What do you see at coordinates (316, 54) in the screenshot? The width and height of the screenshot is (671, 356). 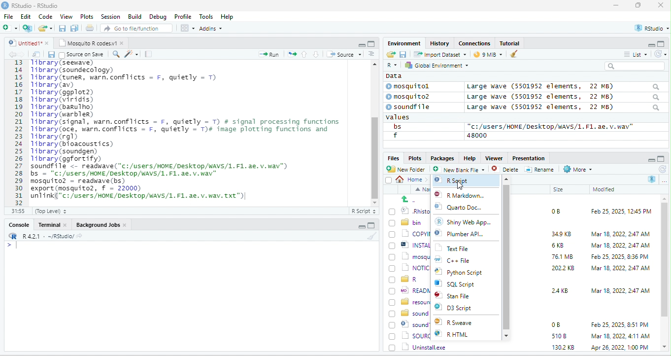 I see `down` at bounding box center [316, 54].